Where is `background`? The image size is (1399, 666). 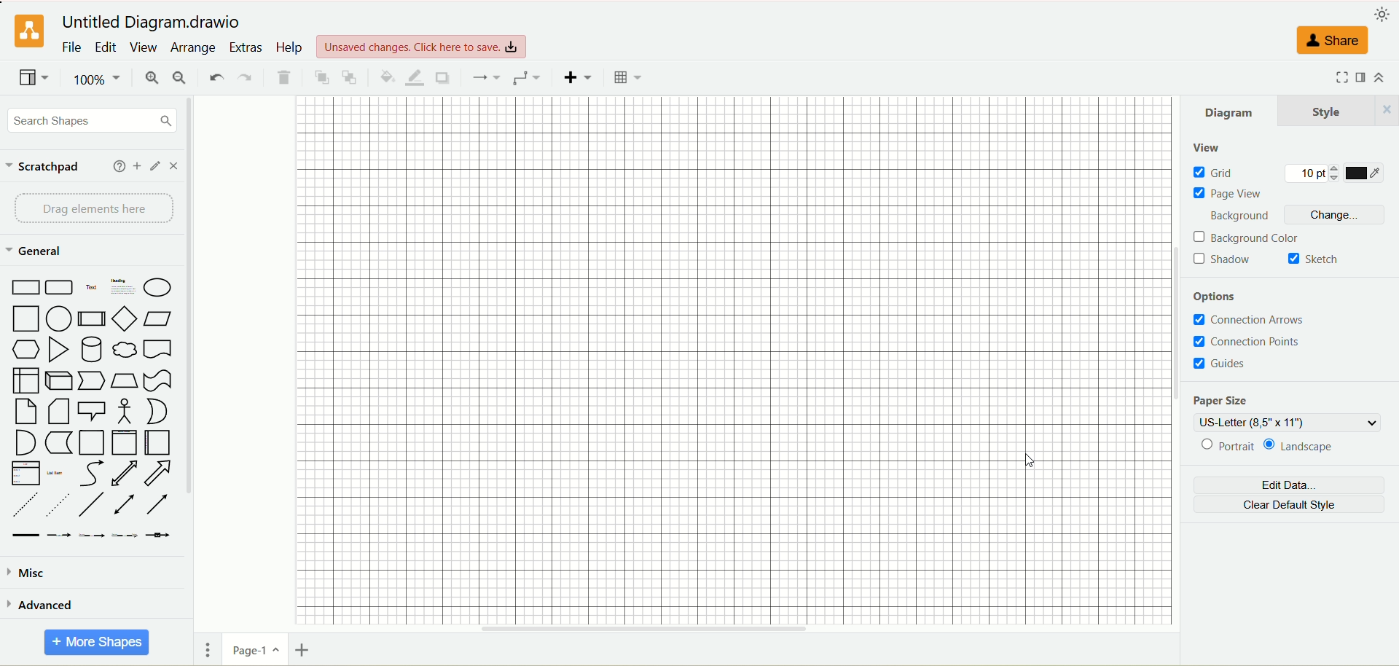 background is located at coordinates (1237, 216).